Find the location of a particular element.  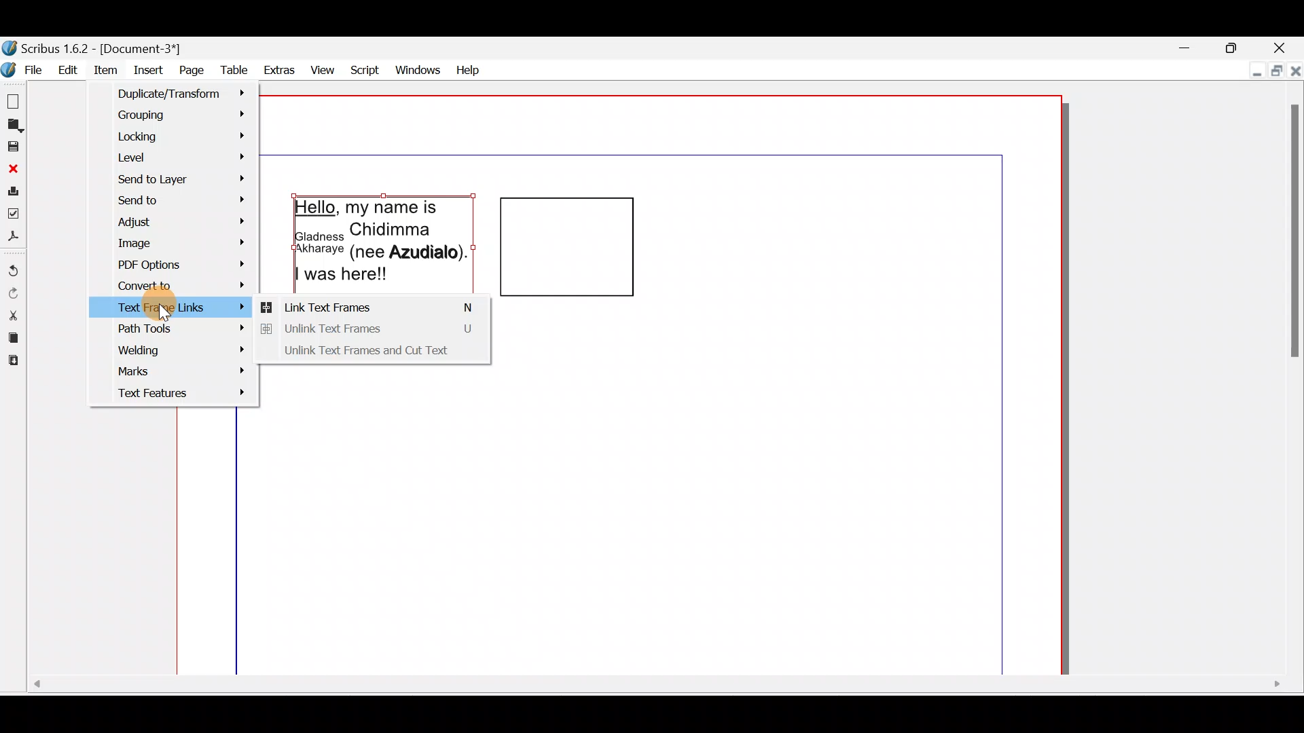

Print is located at coordinates (13, 189).